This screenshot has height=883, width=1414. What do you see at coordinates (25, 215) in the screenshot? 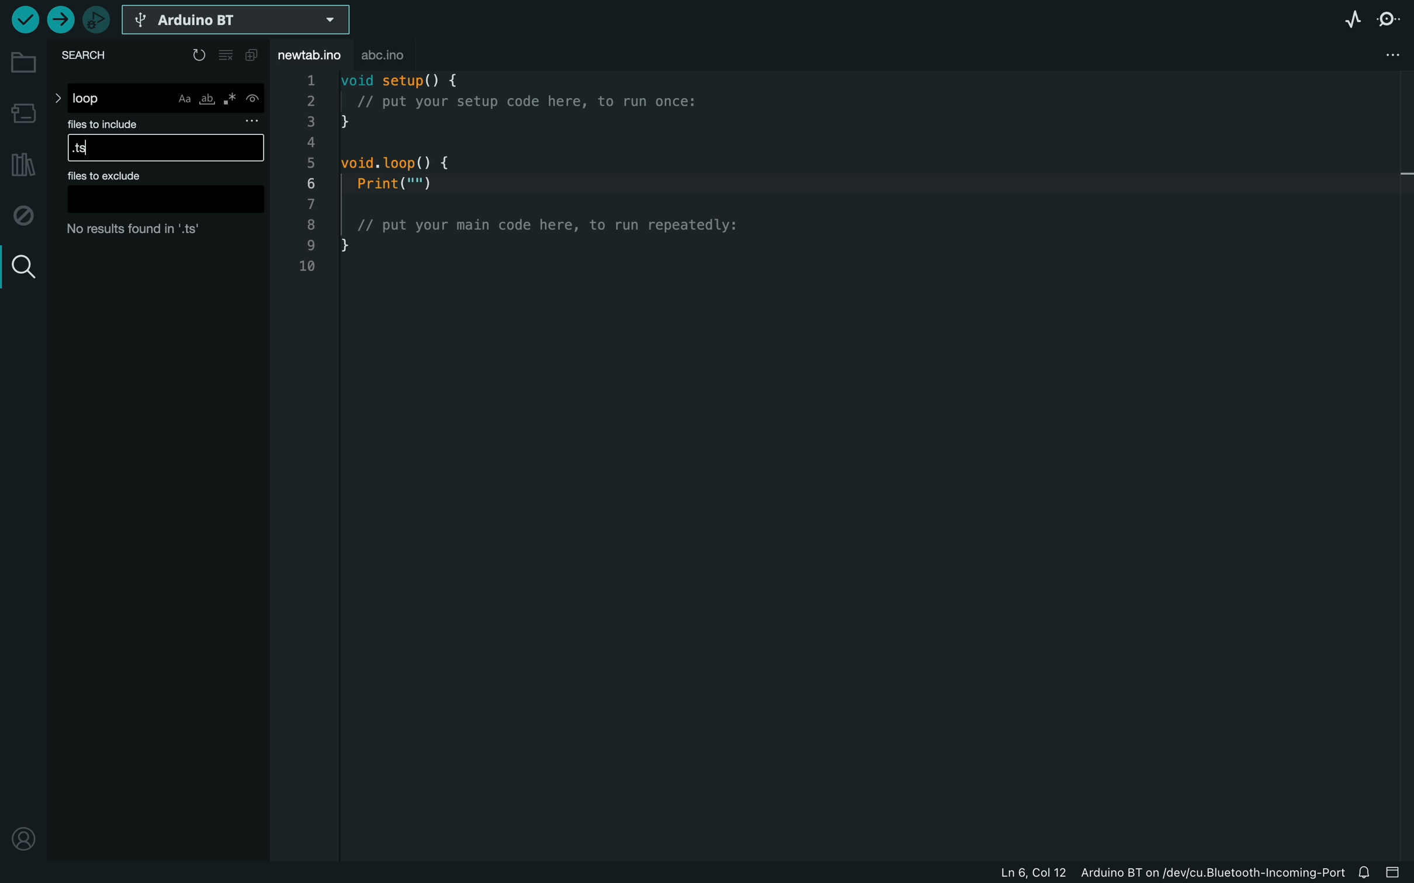
I see `debug` at bounding box center [25, 215].